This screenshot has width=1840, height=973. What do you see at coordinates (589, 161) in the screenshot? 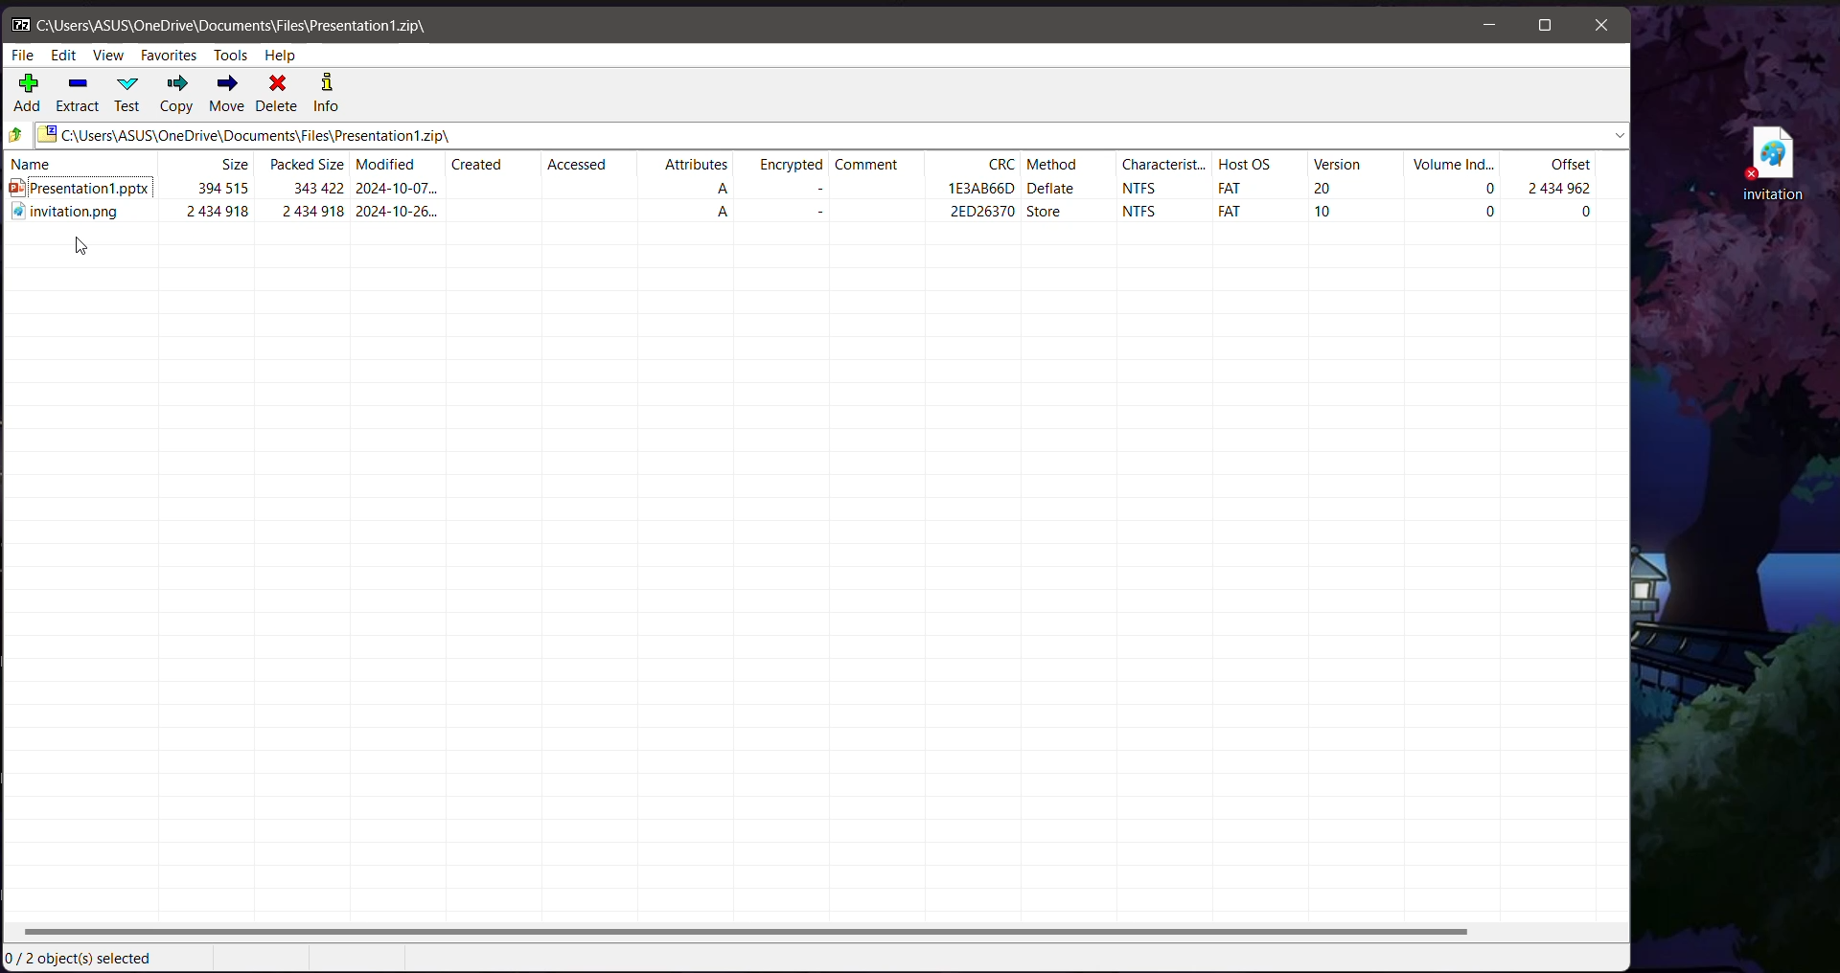
I see `Accessed` at bounding box center [589, 161].